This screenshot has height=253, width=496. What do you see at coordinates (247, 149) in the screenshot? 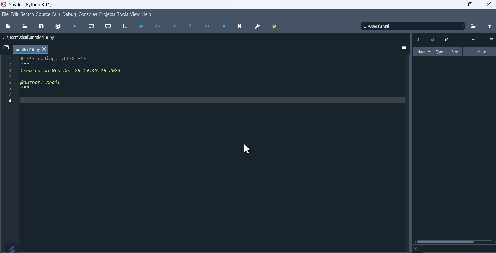
I see `cursor` at bounding box center [247, 149].